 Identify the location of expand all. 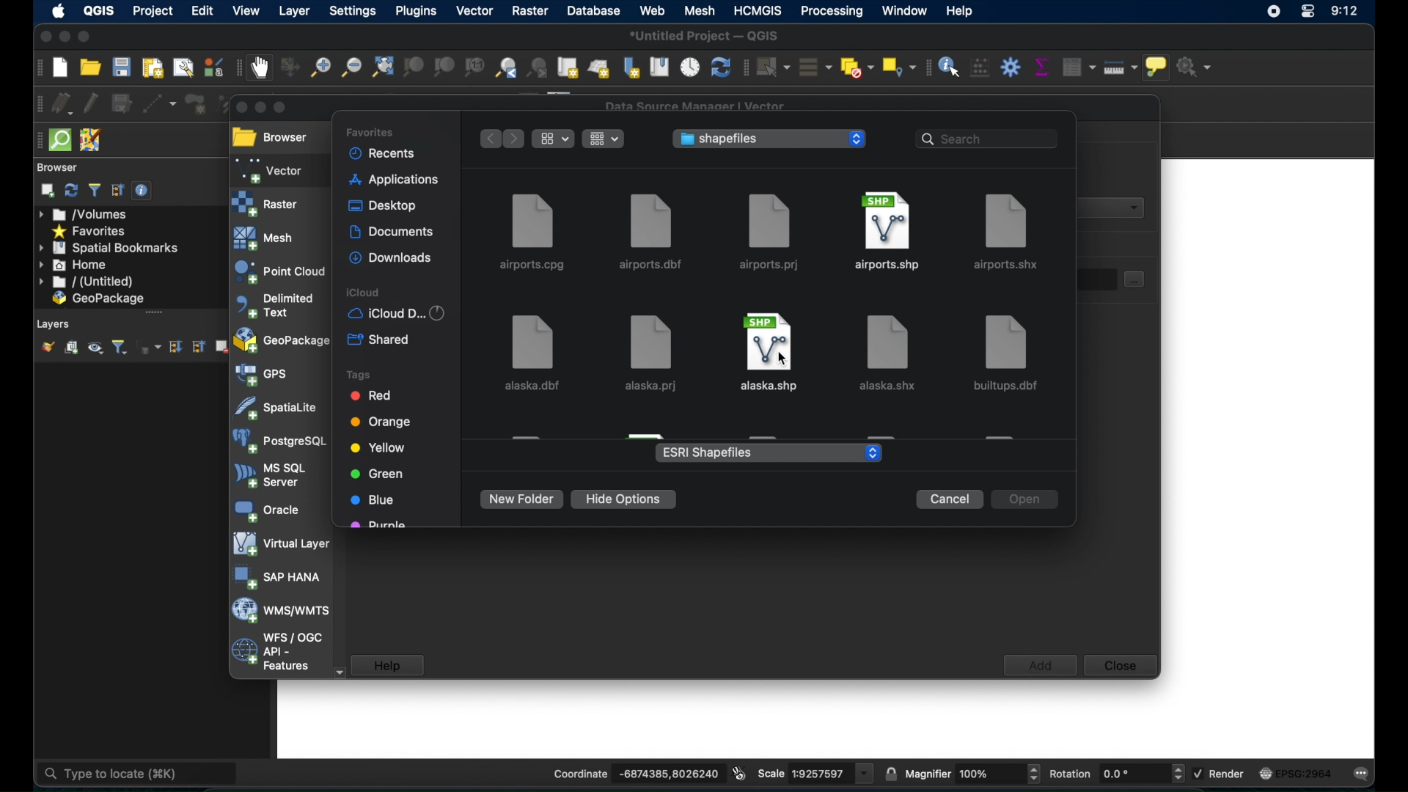
(175, 347).